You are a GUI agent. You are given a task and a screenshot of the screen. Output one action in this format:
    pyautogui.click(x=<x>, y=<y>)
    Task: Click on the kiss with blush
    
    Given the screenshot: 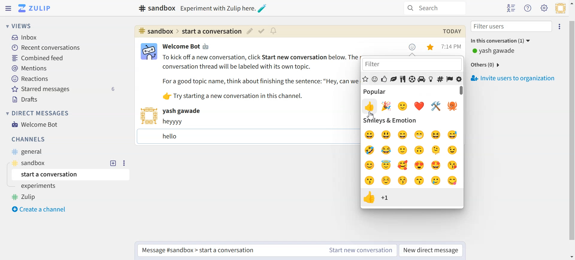 What is the action you would take?
    pyautogui.click(x=405, y=180)
    